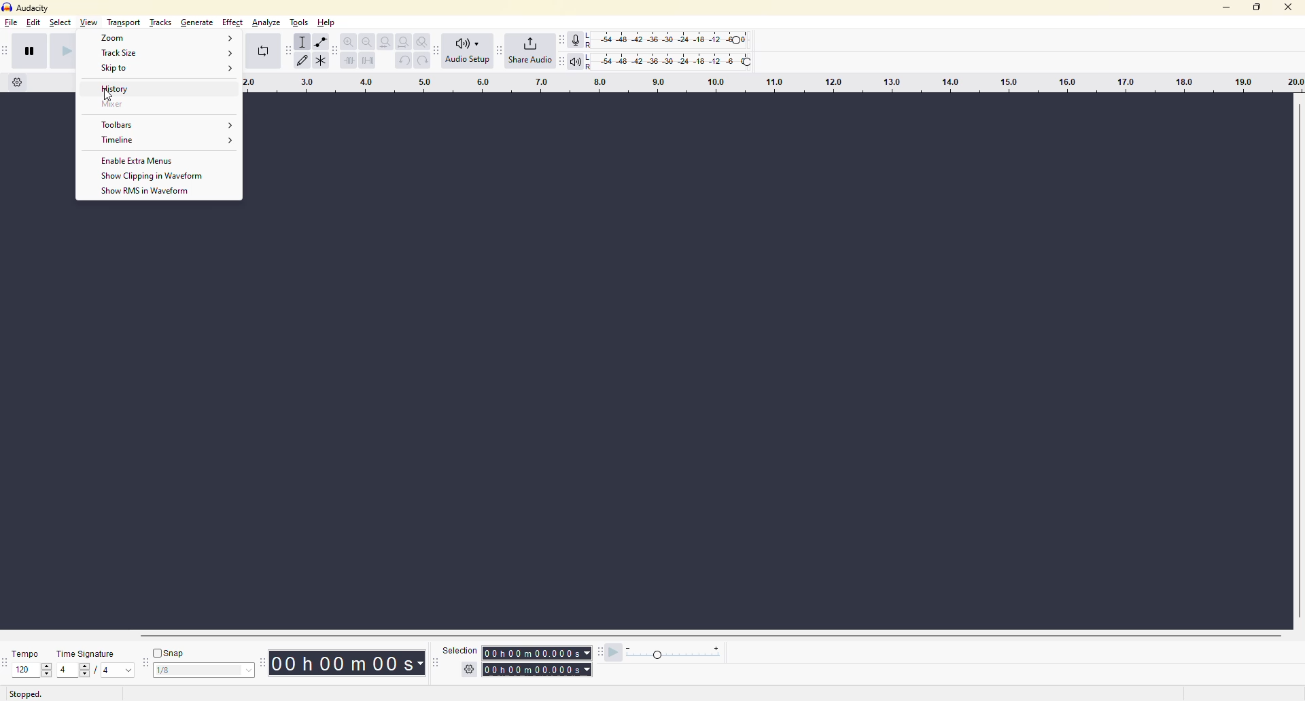 The image size is (1305, 701). I want to click on show clipping in waveform, so click(158, 176).